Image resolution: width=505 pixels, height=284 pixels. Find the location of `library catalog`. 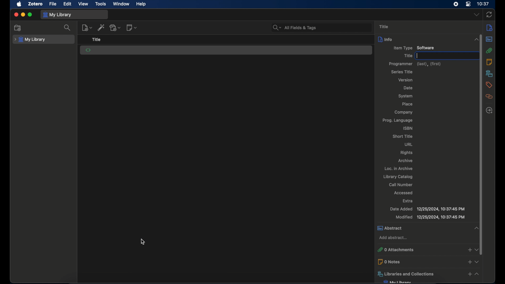

library catalog is located at coordinates (398, 177).